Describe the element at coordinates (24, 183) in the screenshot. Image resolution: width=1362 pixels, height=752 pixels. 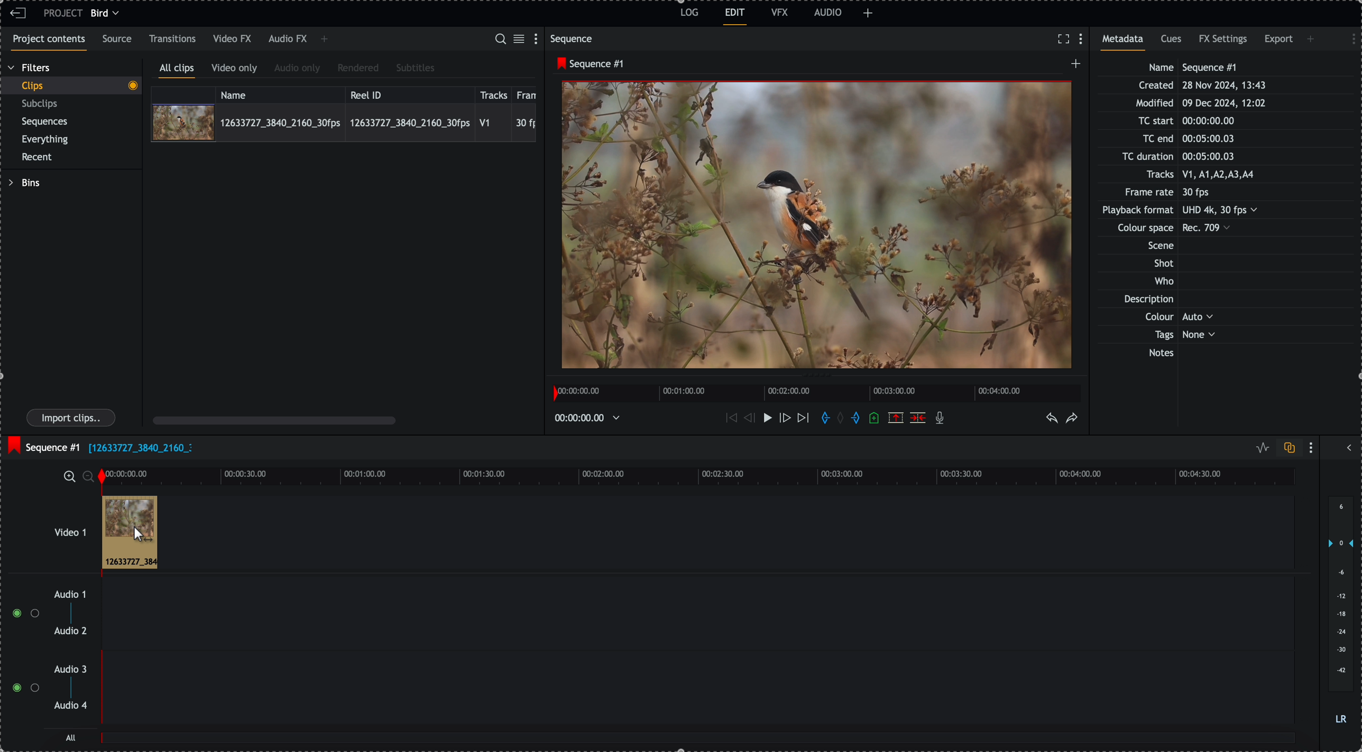
I see `bins` at that location.